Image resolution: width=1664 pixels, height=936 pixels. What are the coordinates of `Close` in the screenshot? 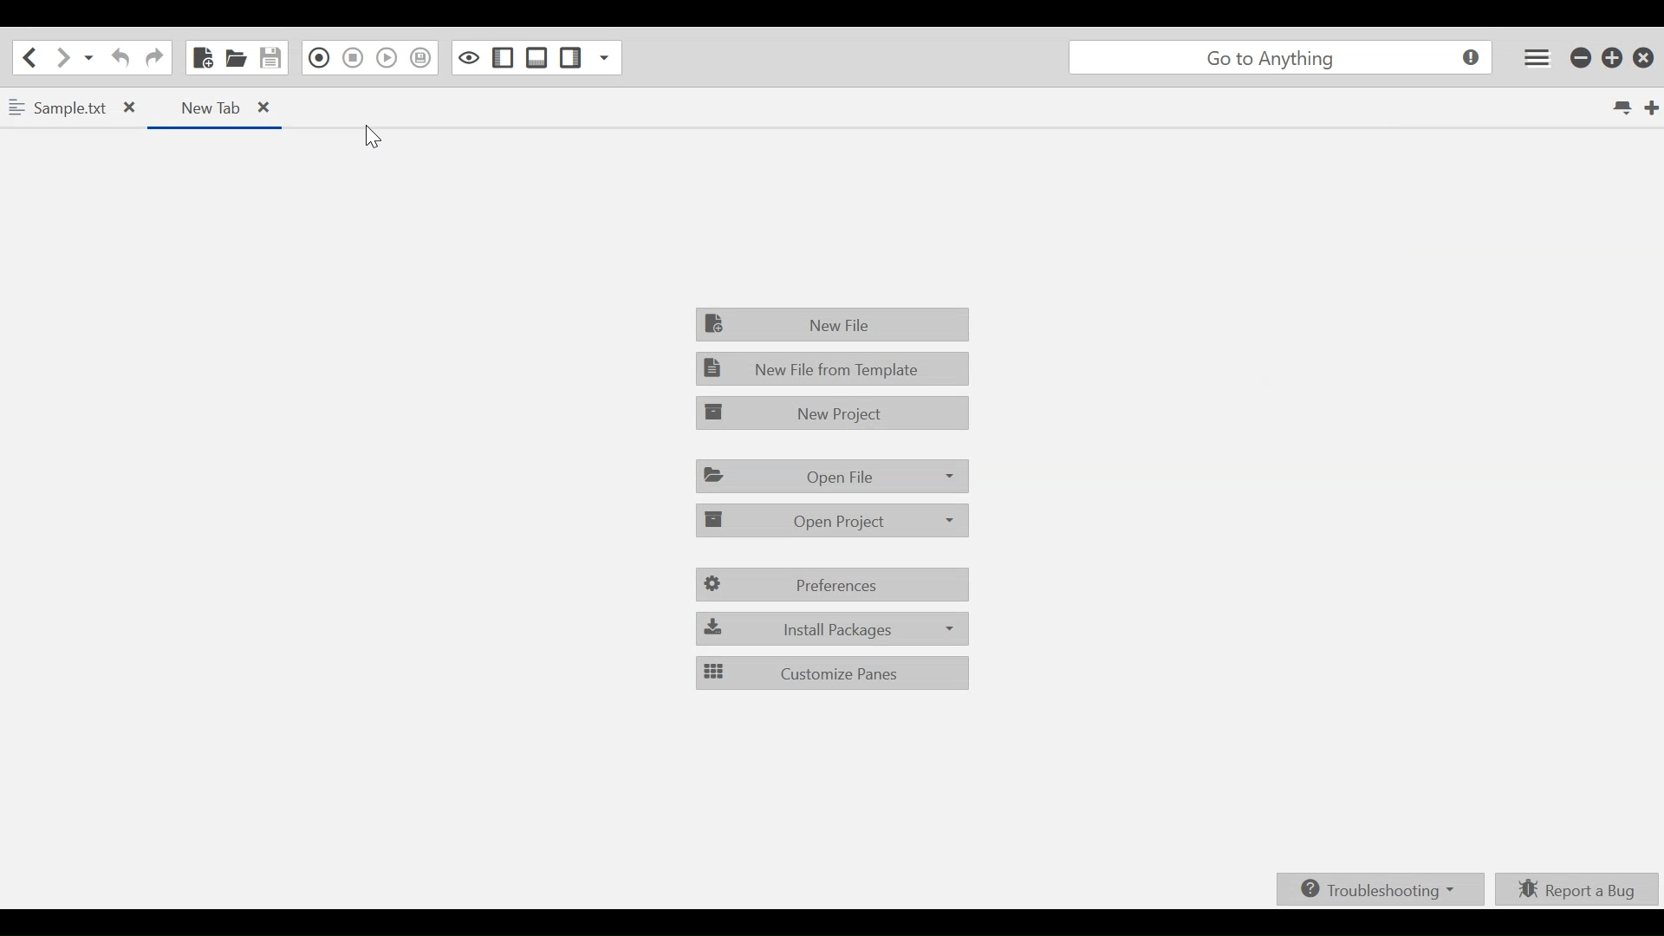 It's located at (127, 107).